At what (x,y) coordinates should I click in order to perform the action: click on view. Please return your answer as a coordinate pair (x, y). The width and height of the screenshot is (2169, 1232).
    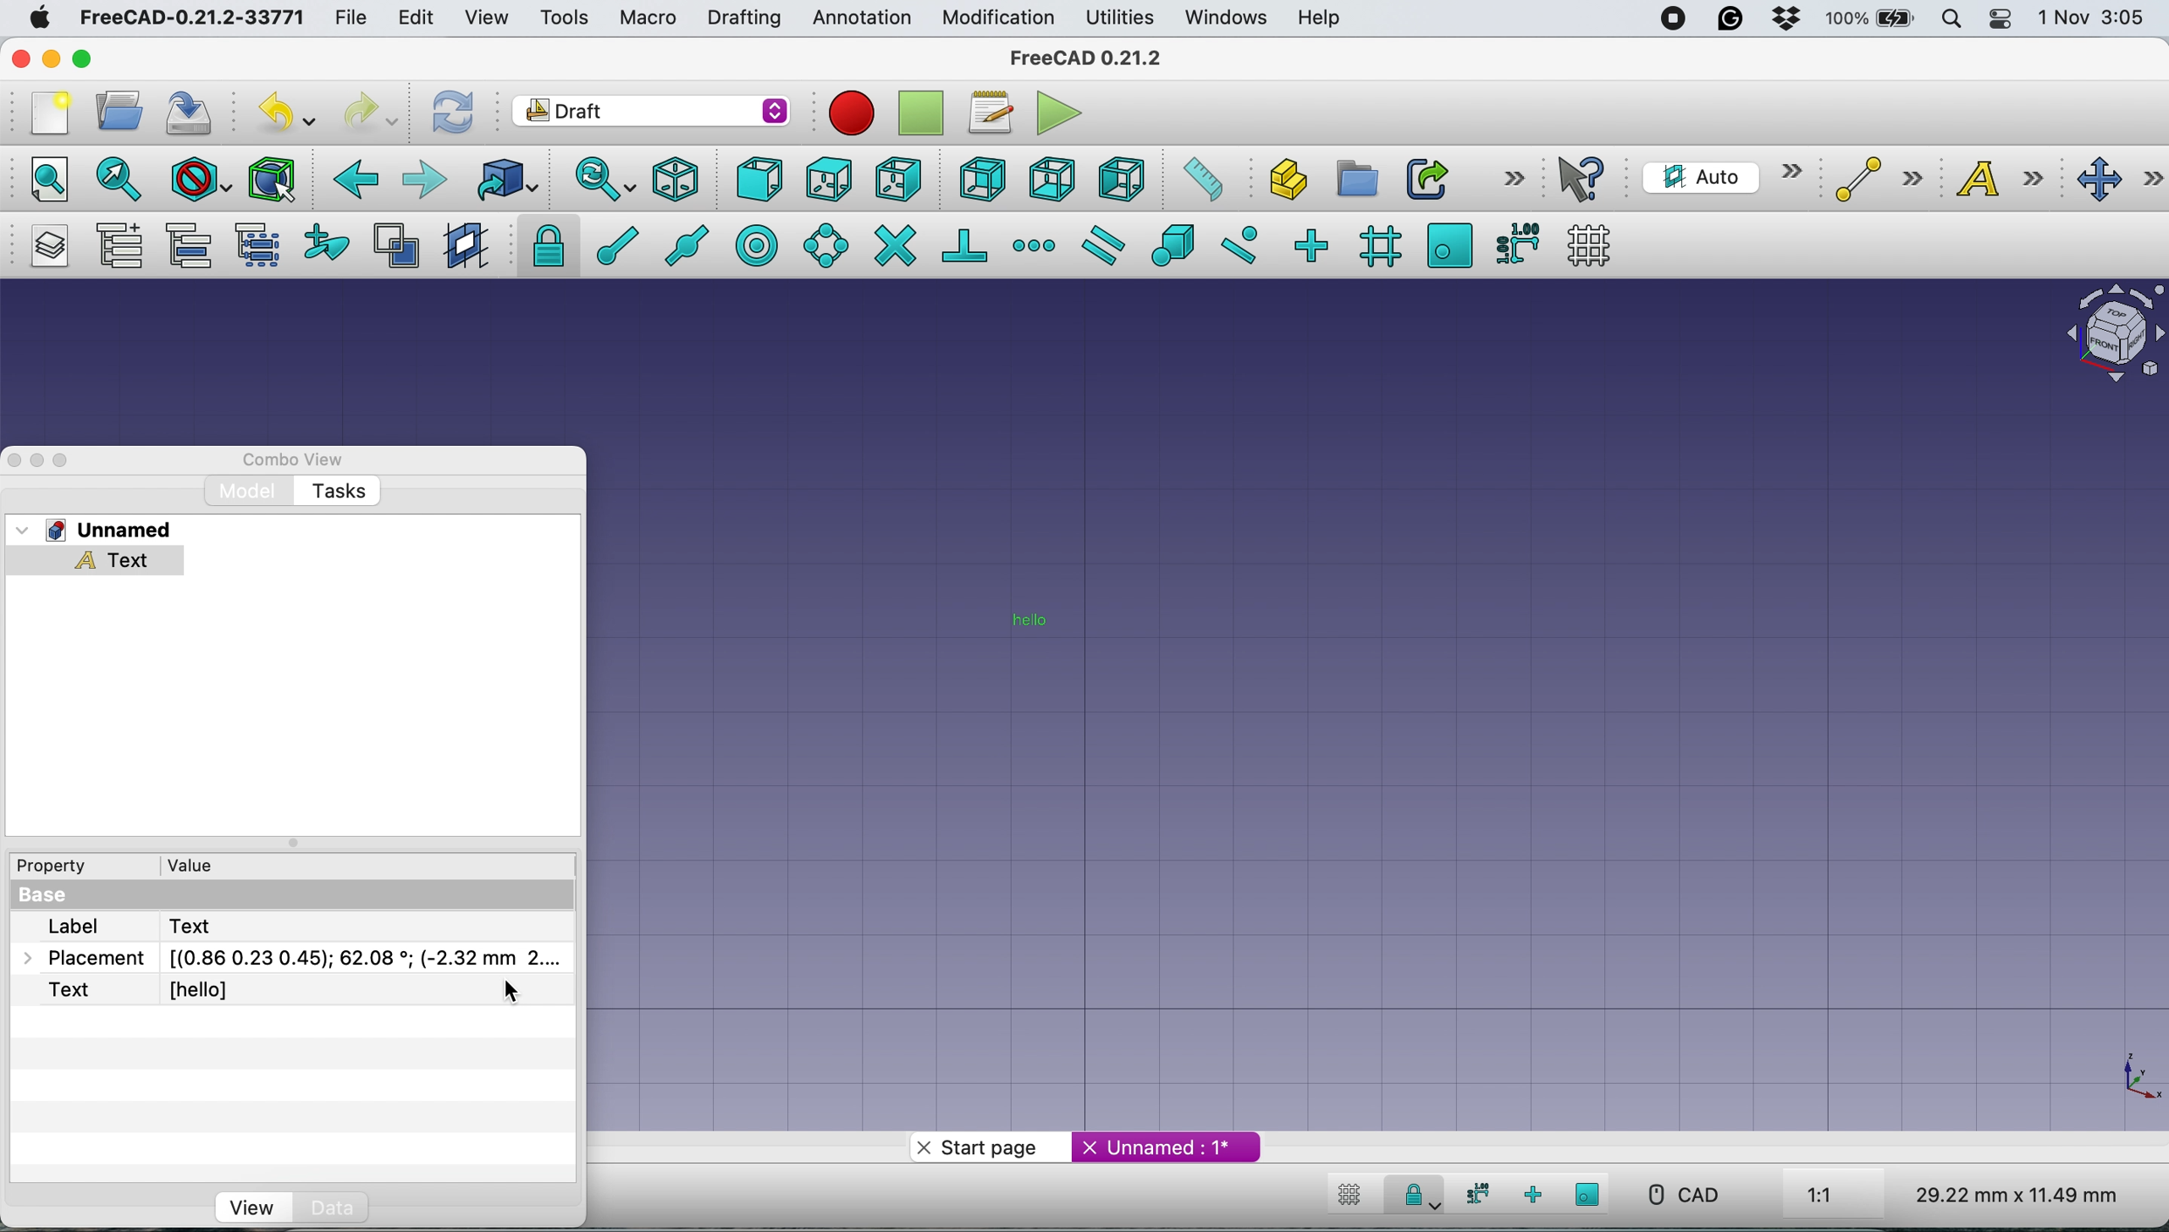
    Looking at the image, I should click on (258, 1206).